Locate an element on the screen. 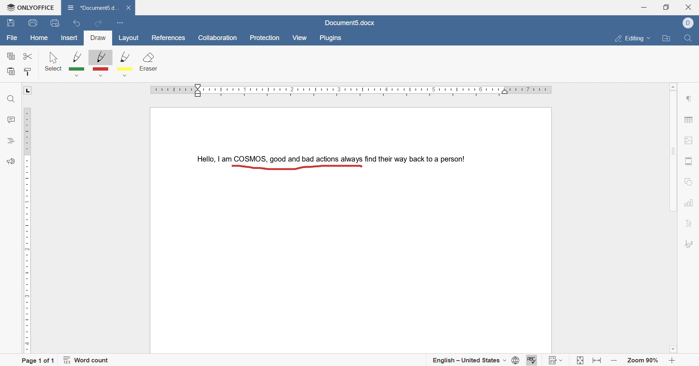 This screenshot has height=366, width=699. yellow pen is located at coordinates (128, 65).